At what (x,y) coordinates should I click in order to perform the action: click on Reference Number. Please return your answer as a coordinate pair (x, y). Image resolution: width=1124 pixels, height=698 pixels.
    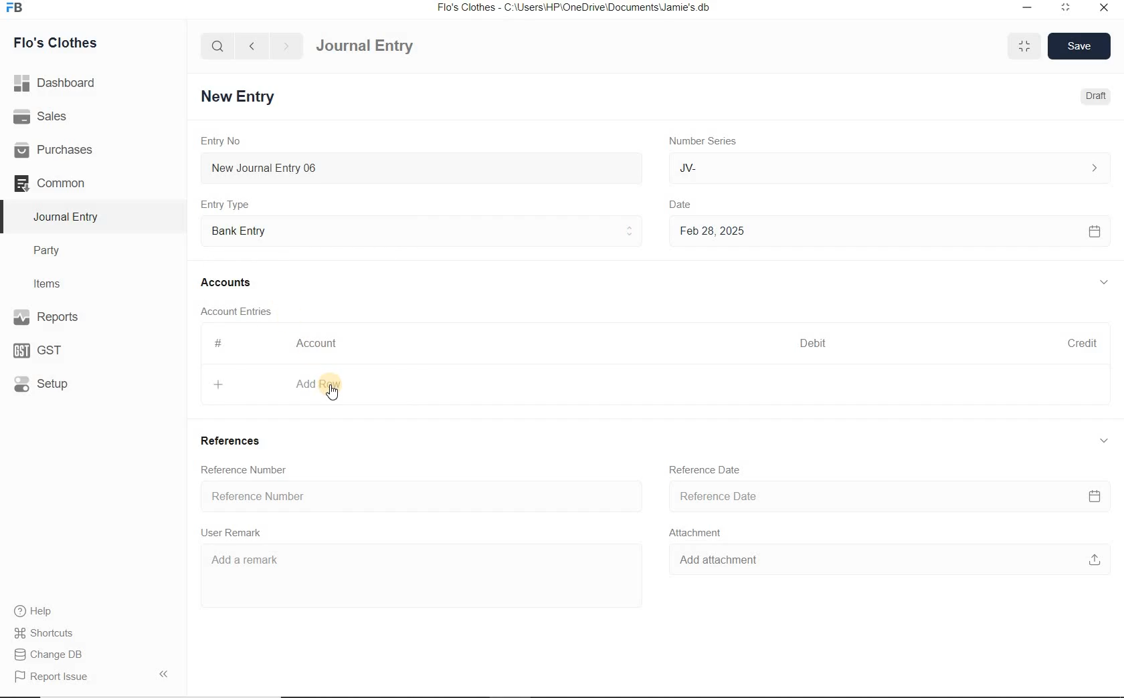
    Looking at the image, I should click on (248, 470).